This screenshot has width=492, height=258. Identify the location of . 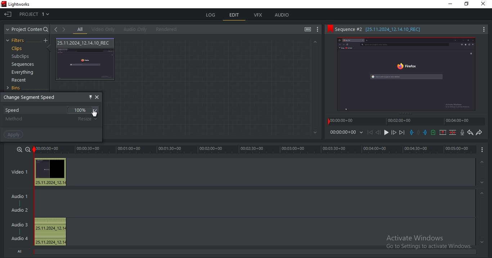
(375, 133).